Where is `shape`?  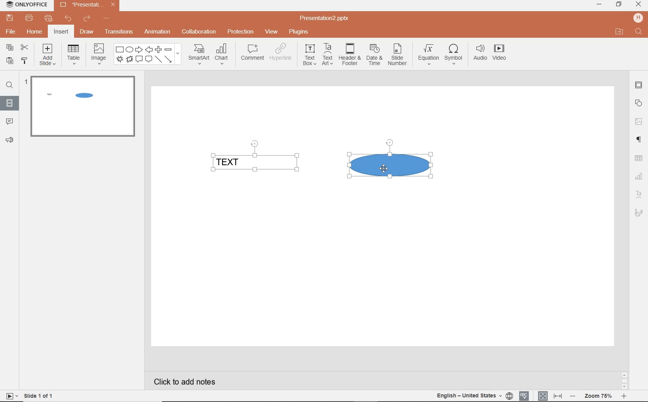
shape is located at coordinates (148, 55).